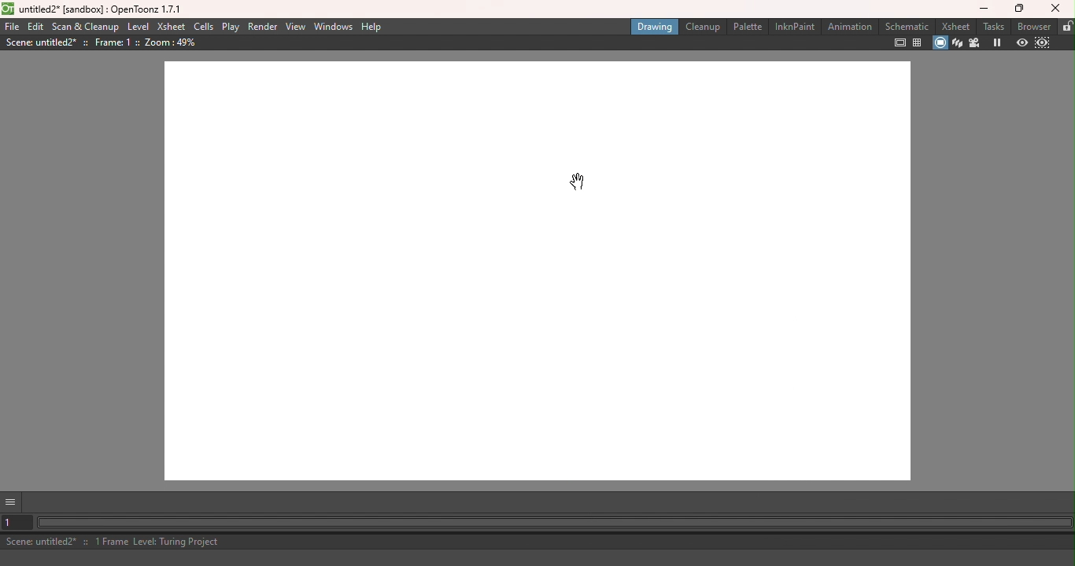 This screenshot has height=566, width=1075. I want to click on Scan & Cleanup, so click(85, 28).